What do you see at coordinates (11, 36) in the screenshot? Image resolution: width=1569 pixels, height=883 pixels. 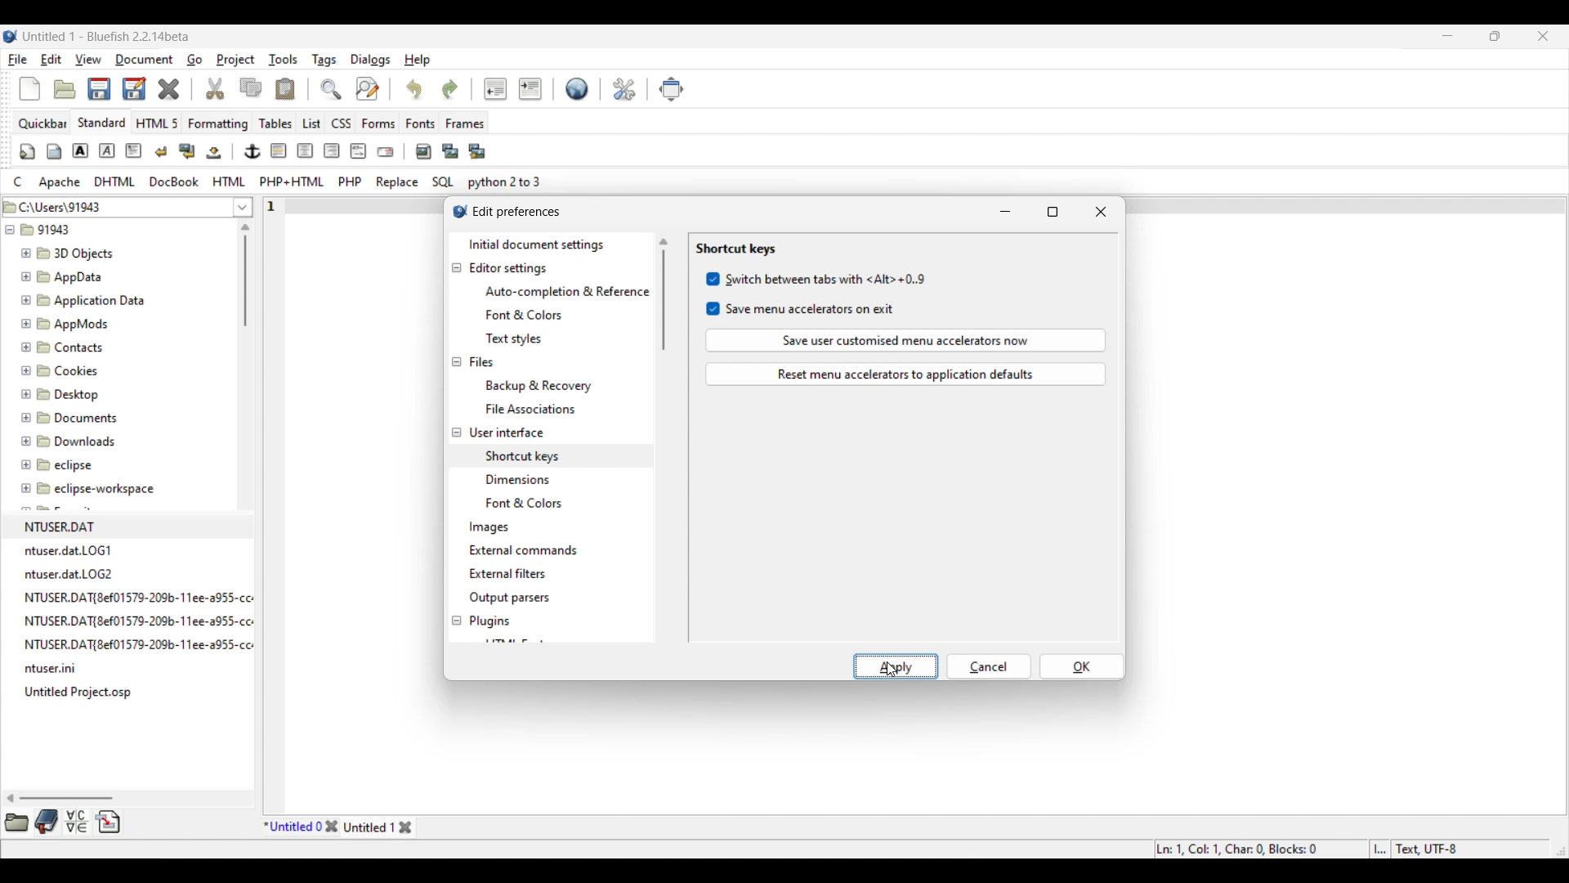 I see `Software logo` at bounding box center [11, 36].